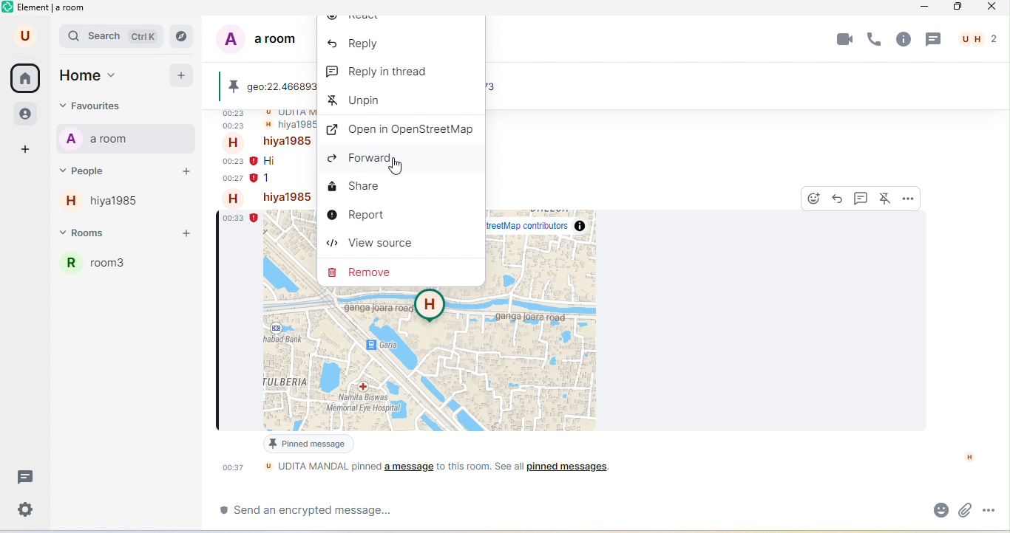 This screenshot has width=1010, height=533. I want to click on pined messege, so click(308, 445).